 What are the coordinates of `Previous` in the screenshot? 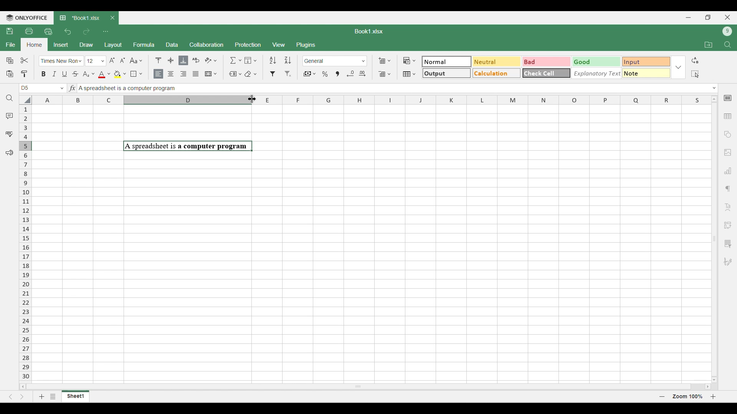 It's located at (10, 397).